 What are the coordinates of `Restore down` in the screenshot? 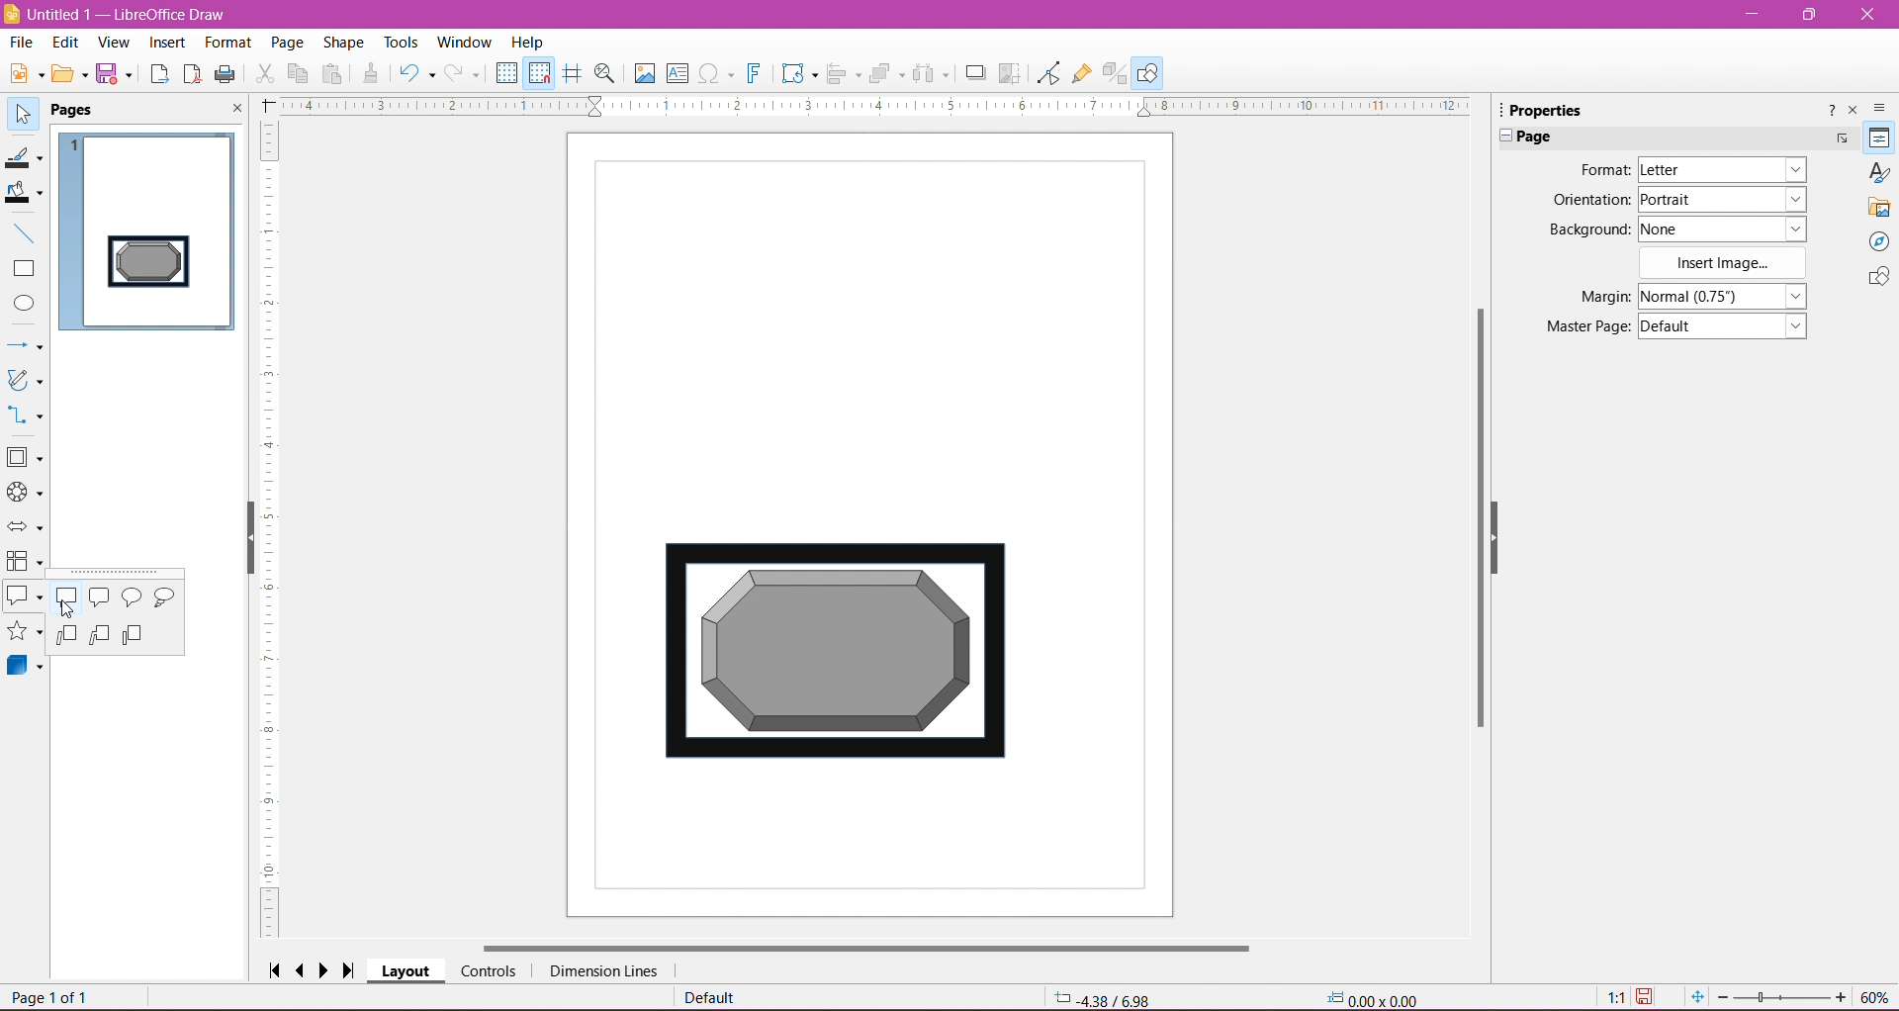 It's located at (1812, 15).